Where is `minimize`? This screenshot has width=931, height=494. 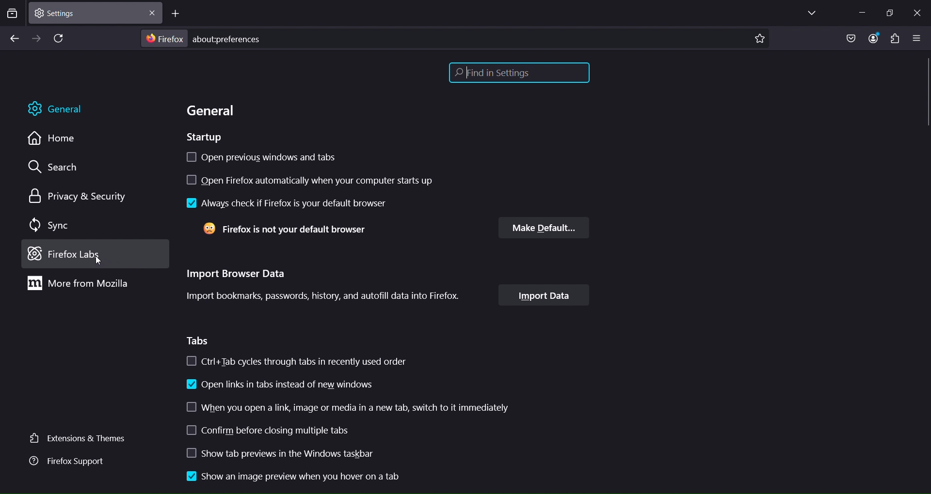
minimize is located at coordinates (858, 12).